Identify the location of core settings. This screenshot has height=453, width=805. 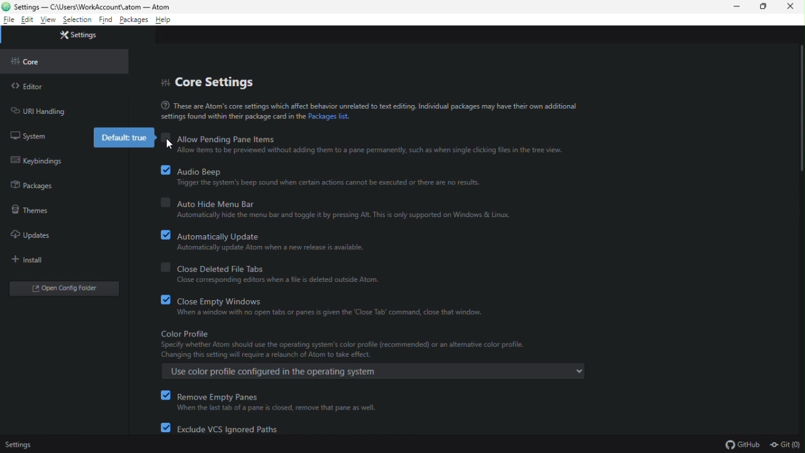
(210, 82).